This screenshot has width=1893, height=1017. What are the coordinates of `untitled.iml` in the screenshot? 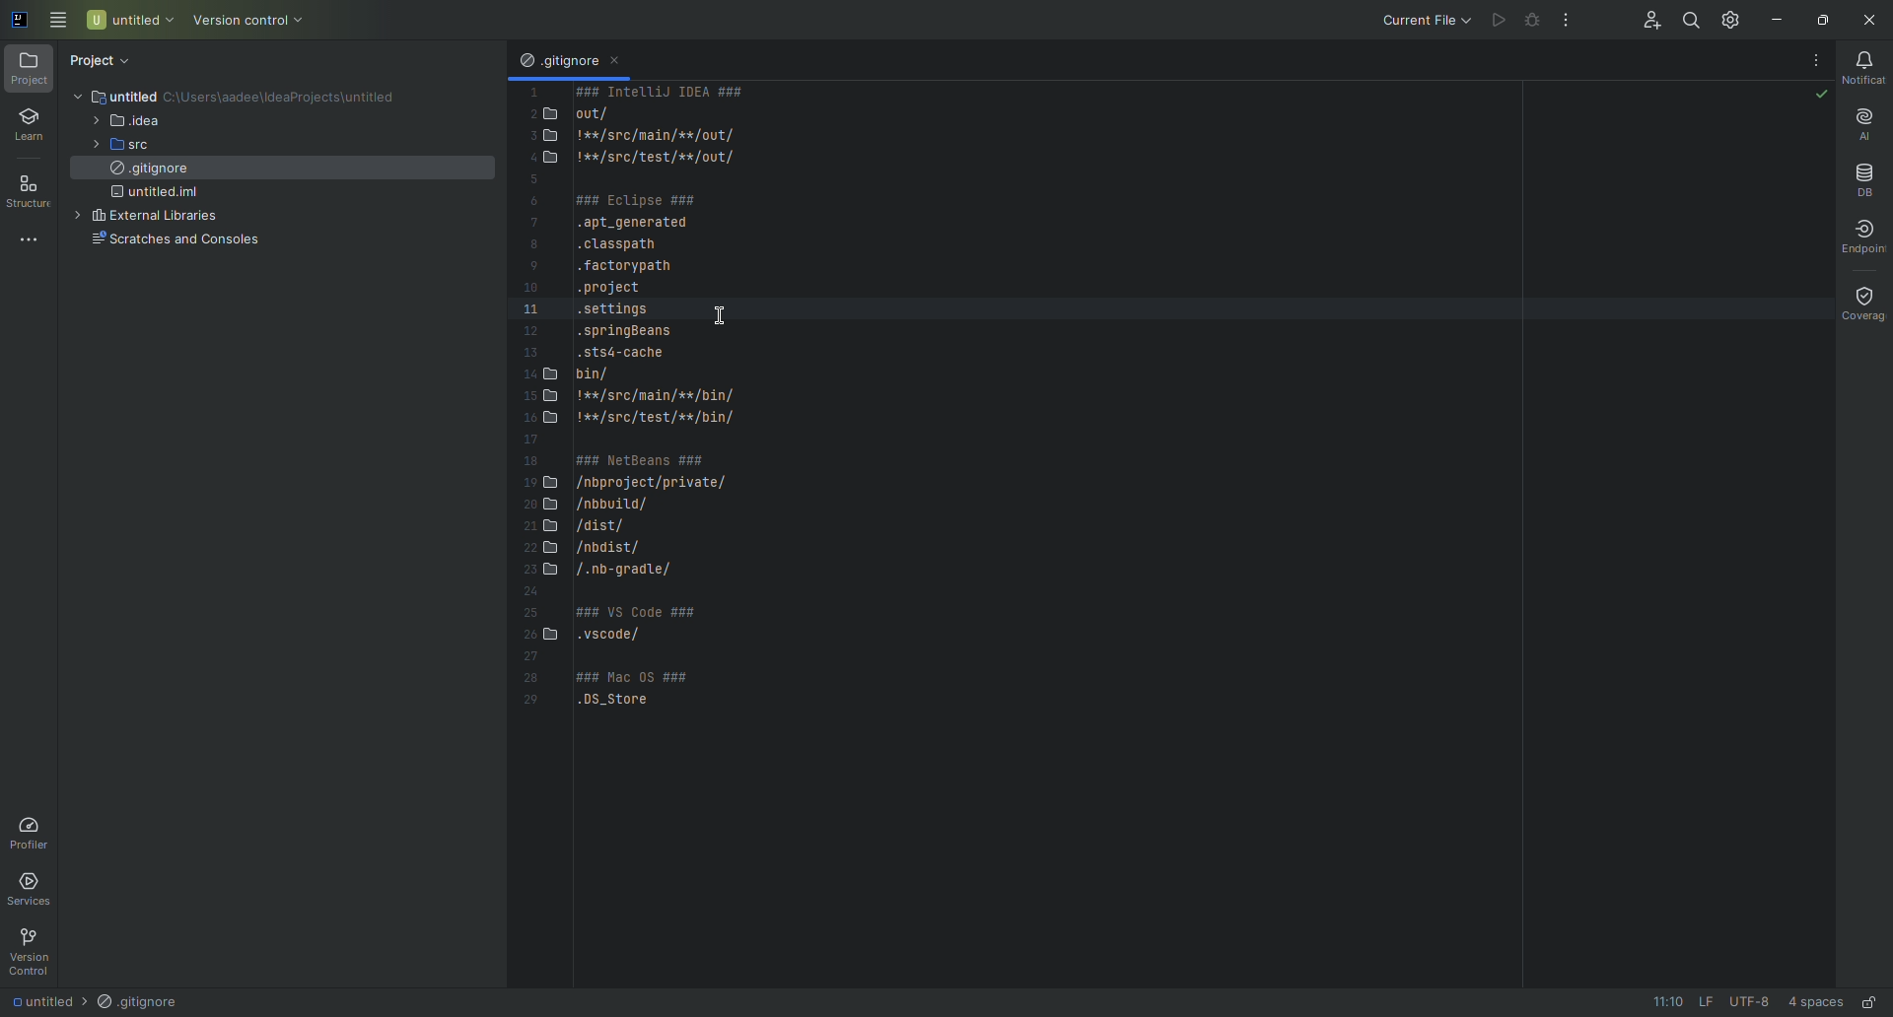 It's located at (162, 196).